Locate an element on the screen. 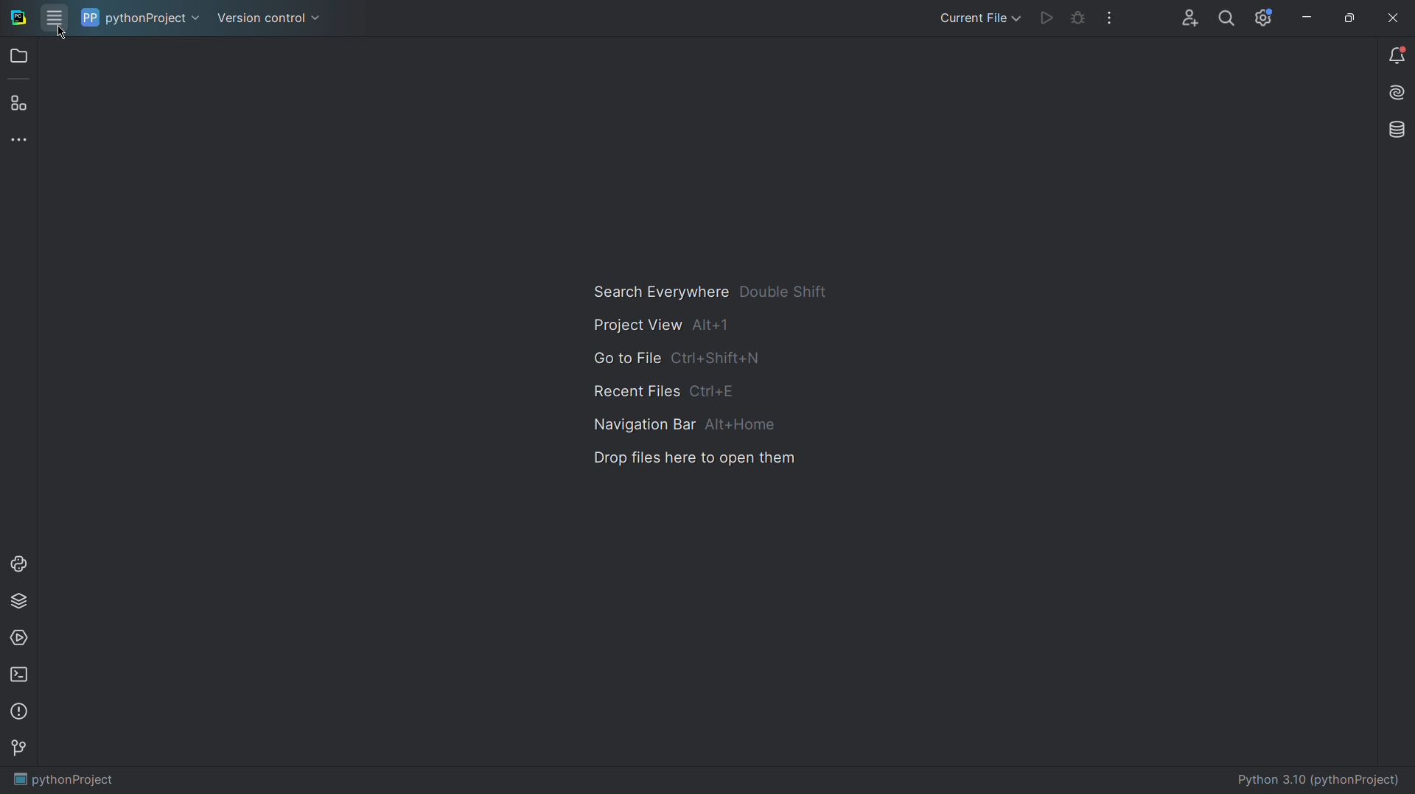 Image resolution: width=1415 pixels, height=794 pixels. Version Control is located at coordinates (21, 751).